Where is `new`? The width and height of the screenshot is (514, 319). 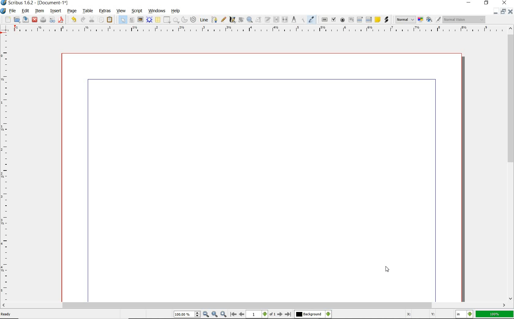
new is located at coordinates (8, 20).